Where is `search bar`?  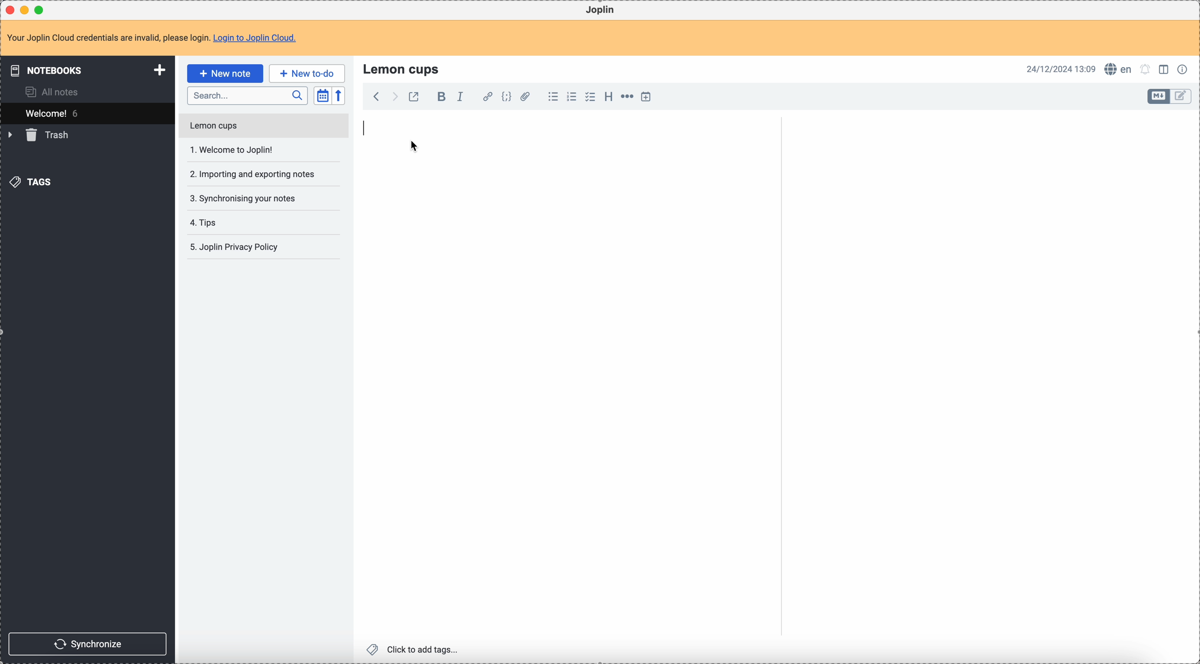
search bar is located at coordinates (247, 96).